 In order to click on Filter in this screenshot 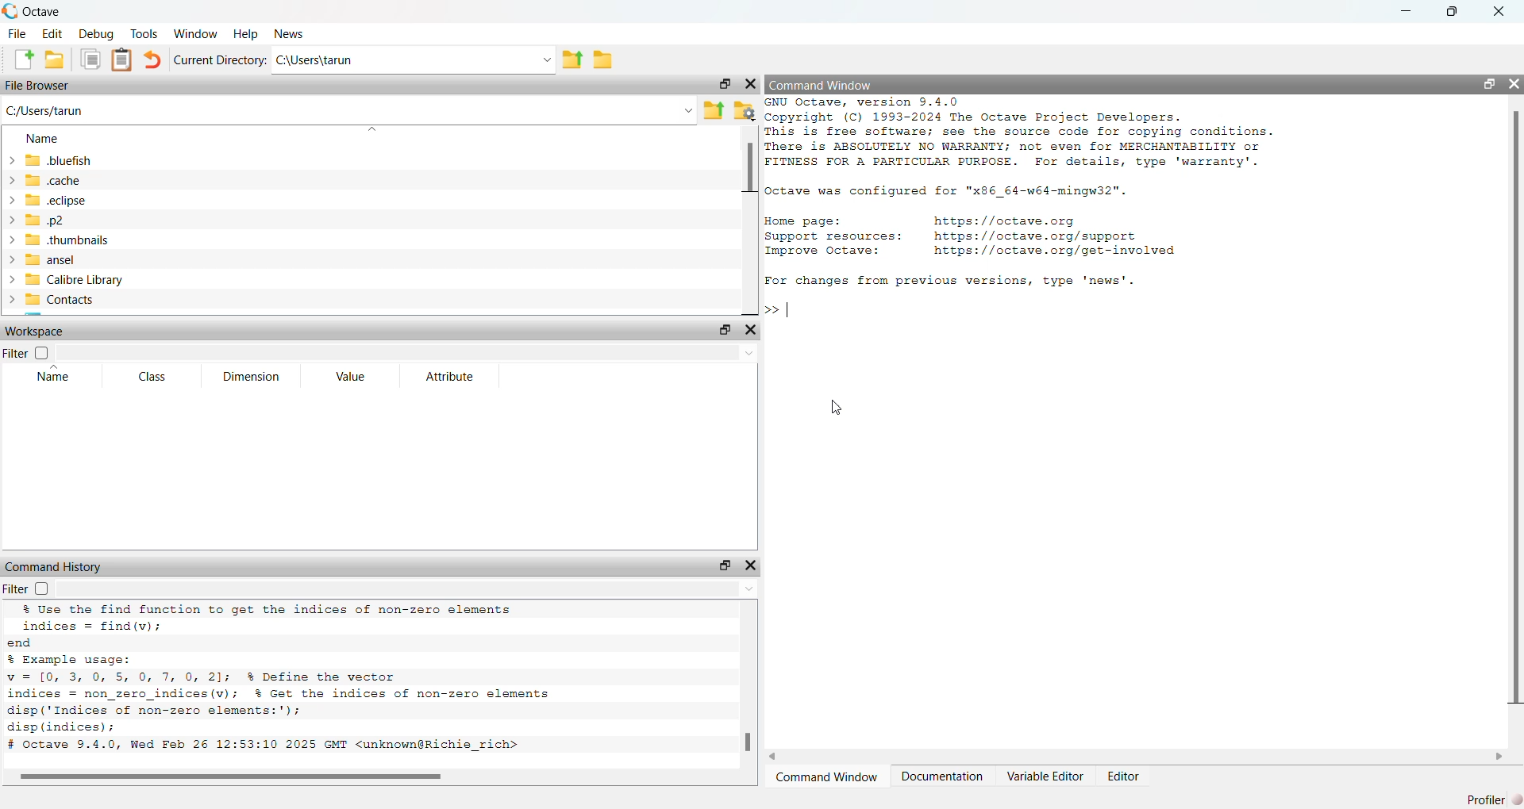, I will do `click(16, 355)`.